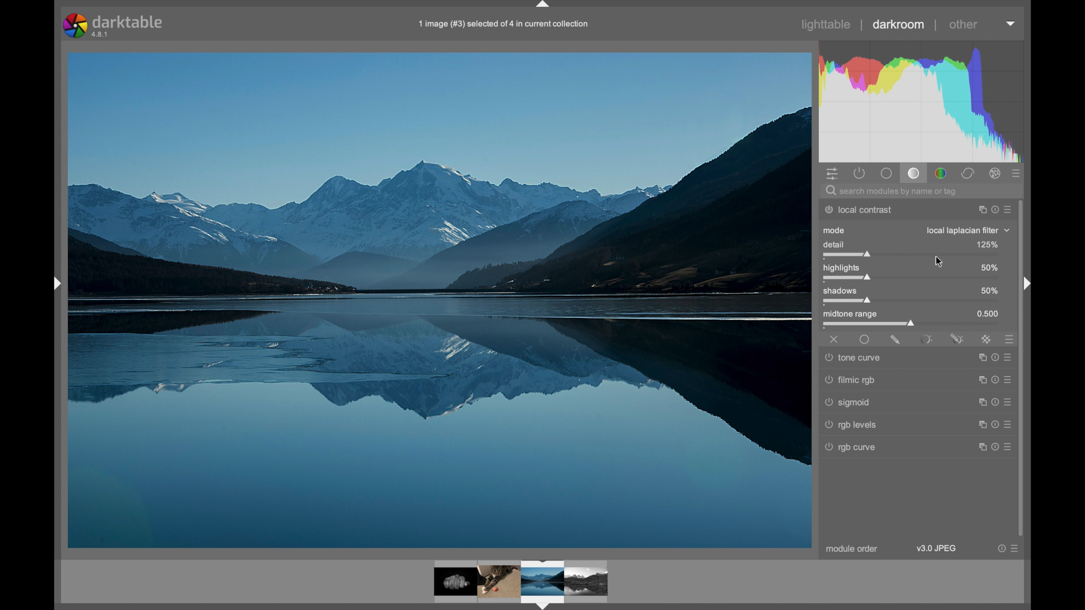 Image resolution: width=1085 pixels, height=610 pixels. What do you see at coordinates (841, 290) in the screenshot?
I see `shadows` at bounding box center [841, 290].